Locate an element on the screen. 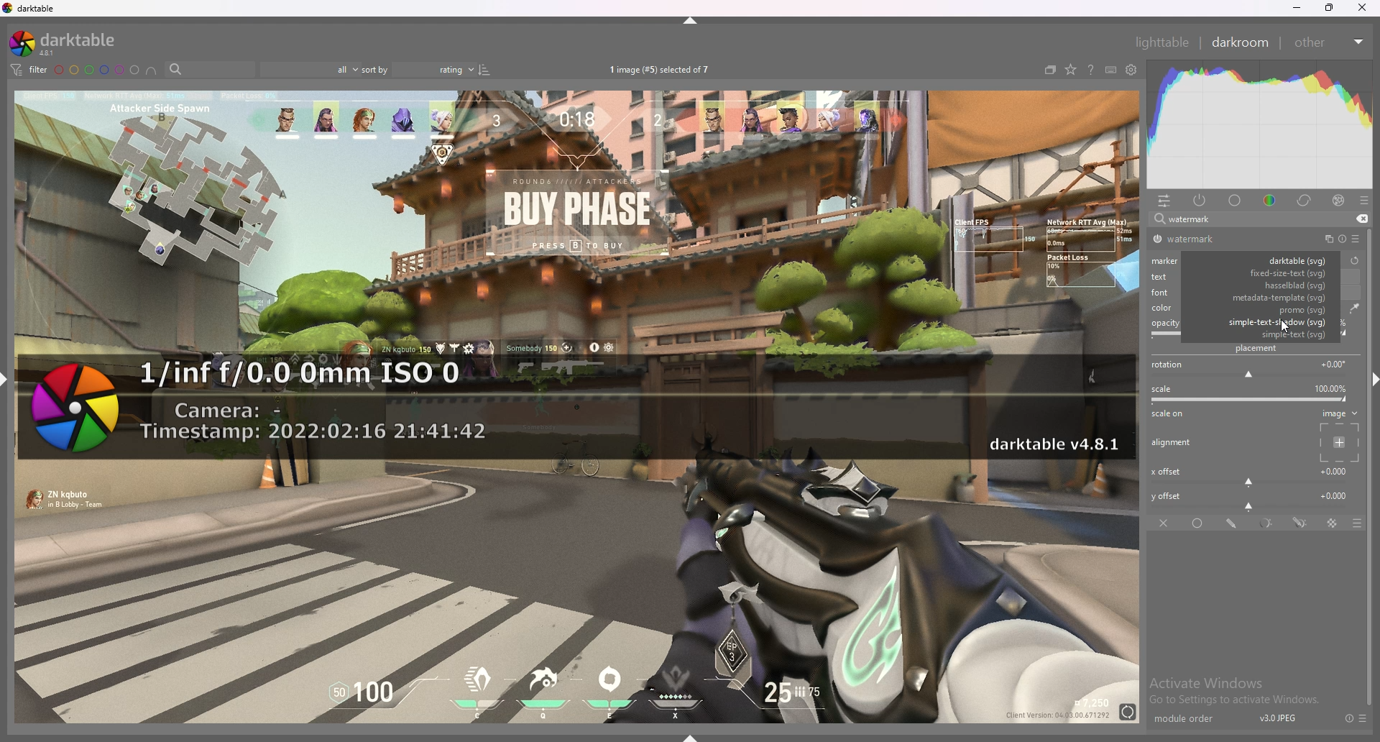 This screenshot has height=742, width=1380. reset is located at coordinates (1348, 718).